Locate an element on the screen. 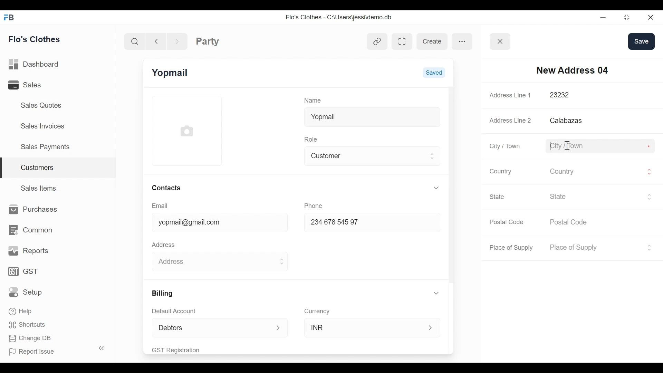  Restore is located at coordinates (625, 17).